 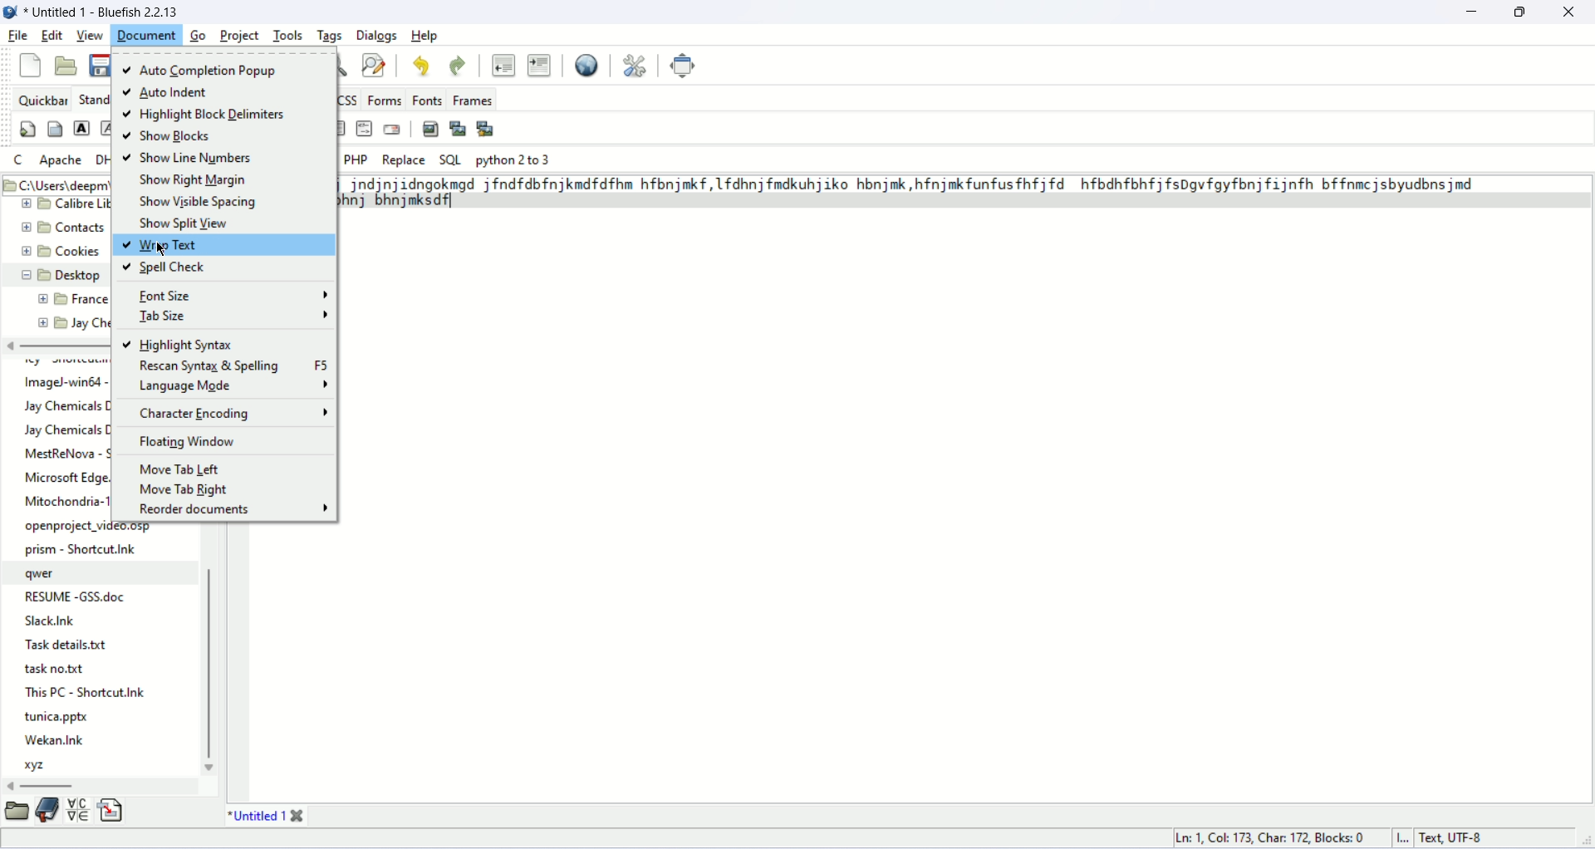 I want to click on fullscreen, so click(x=685, y=66).